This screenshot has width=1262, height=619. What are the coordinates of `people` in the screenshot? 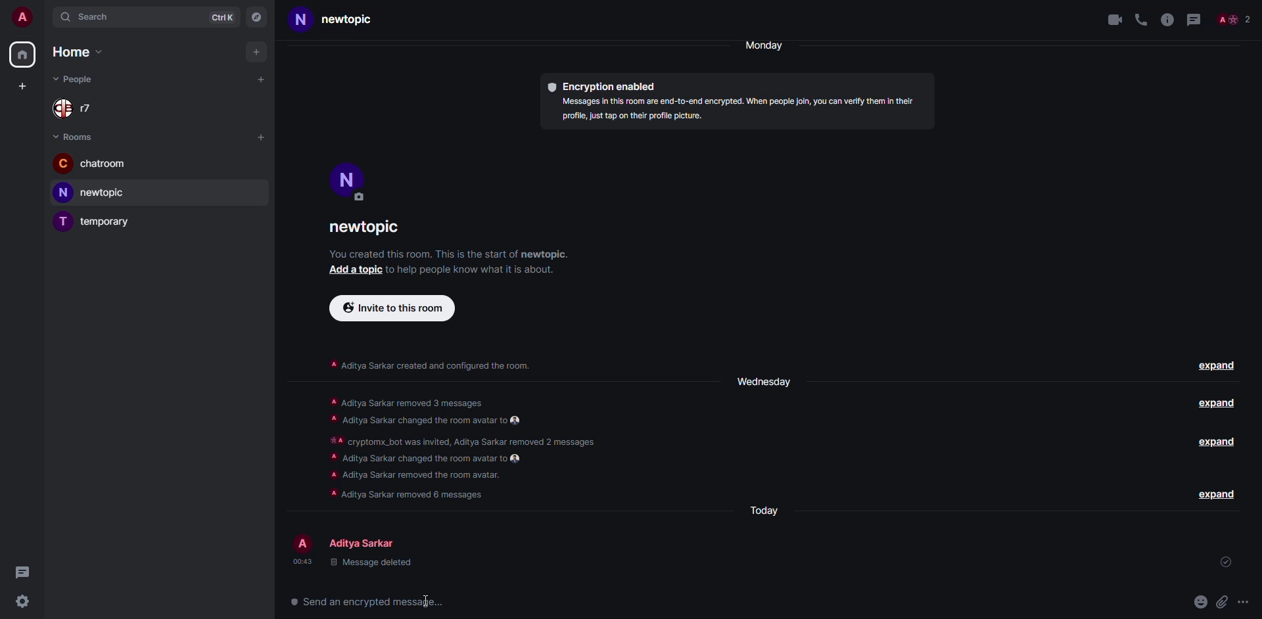 It's located at (77, 78).